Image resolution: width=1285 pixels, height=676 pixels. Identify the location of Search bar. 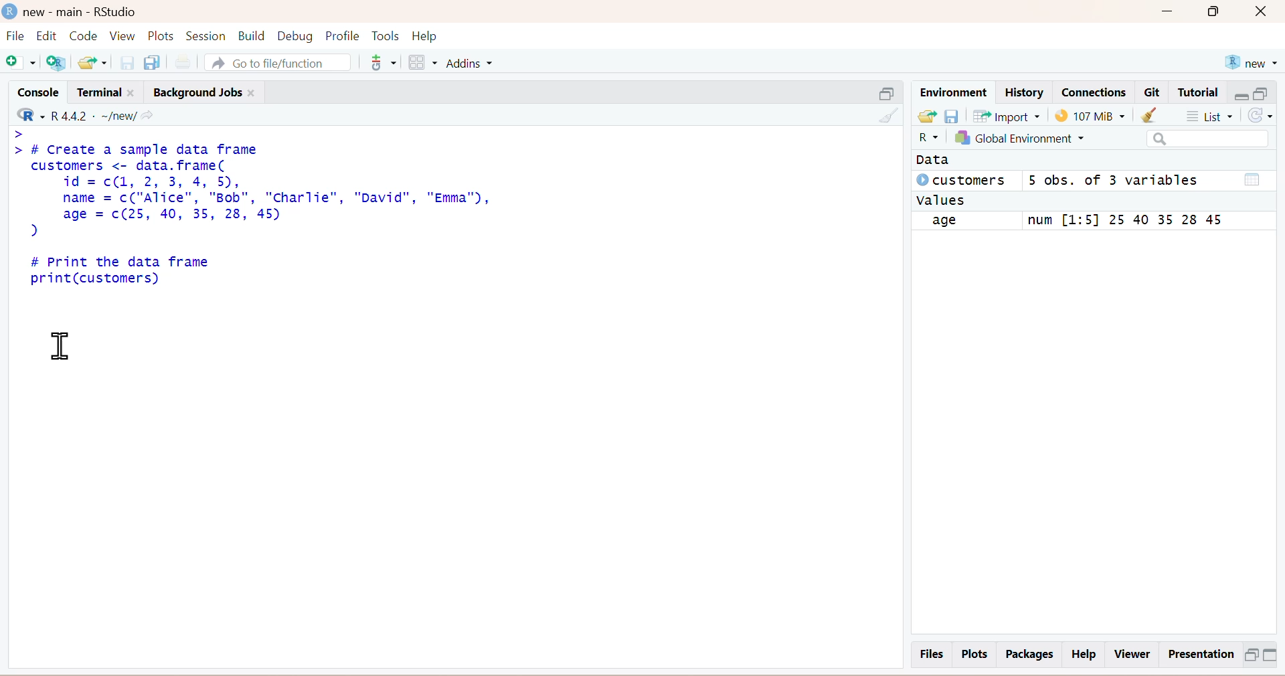
(1195, 139).